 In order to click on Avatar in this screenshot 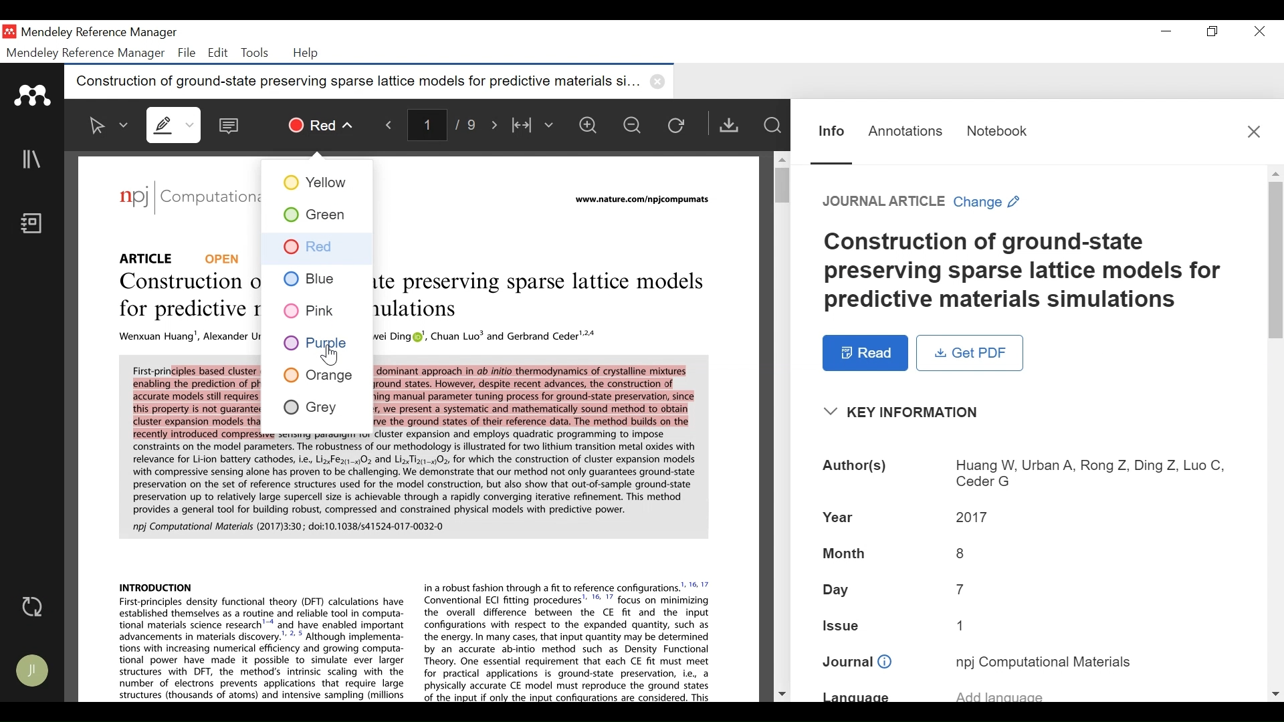, I will do `click(31, 671)`.